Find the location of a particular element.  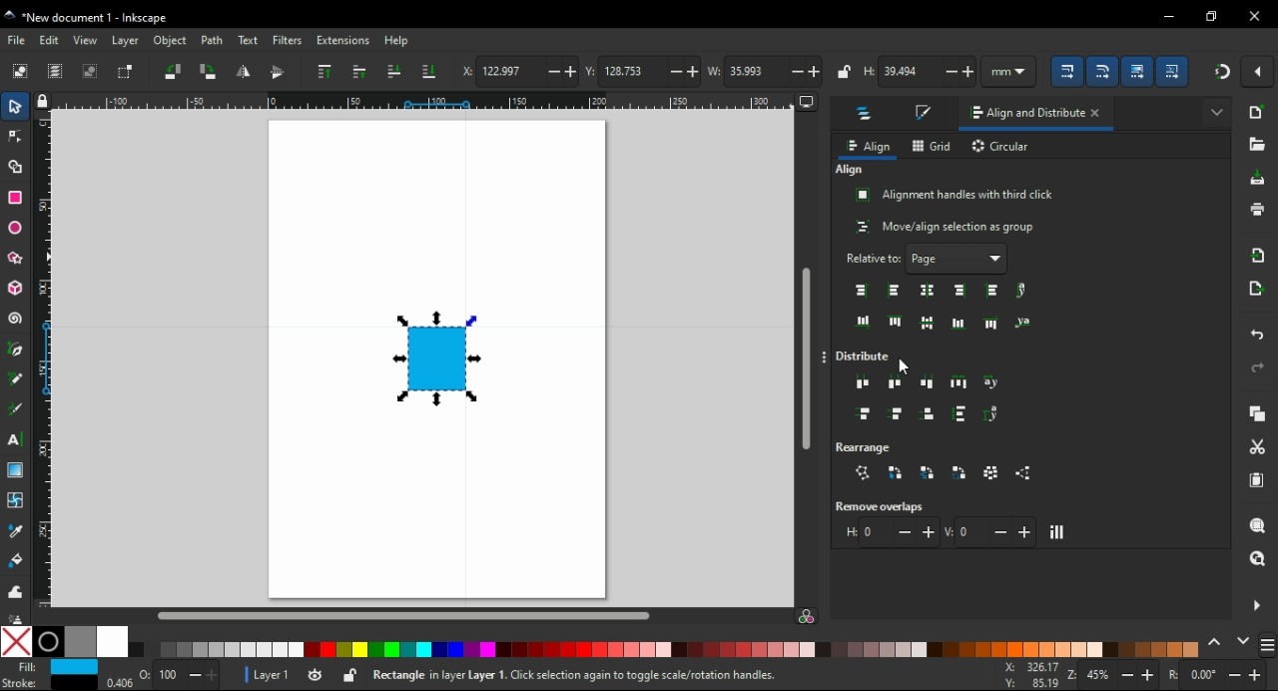

edit is located at coordinates (52, 40).